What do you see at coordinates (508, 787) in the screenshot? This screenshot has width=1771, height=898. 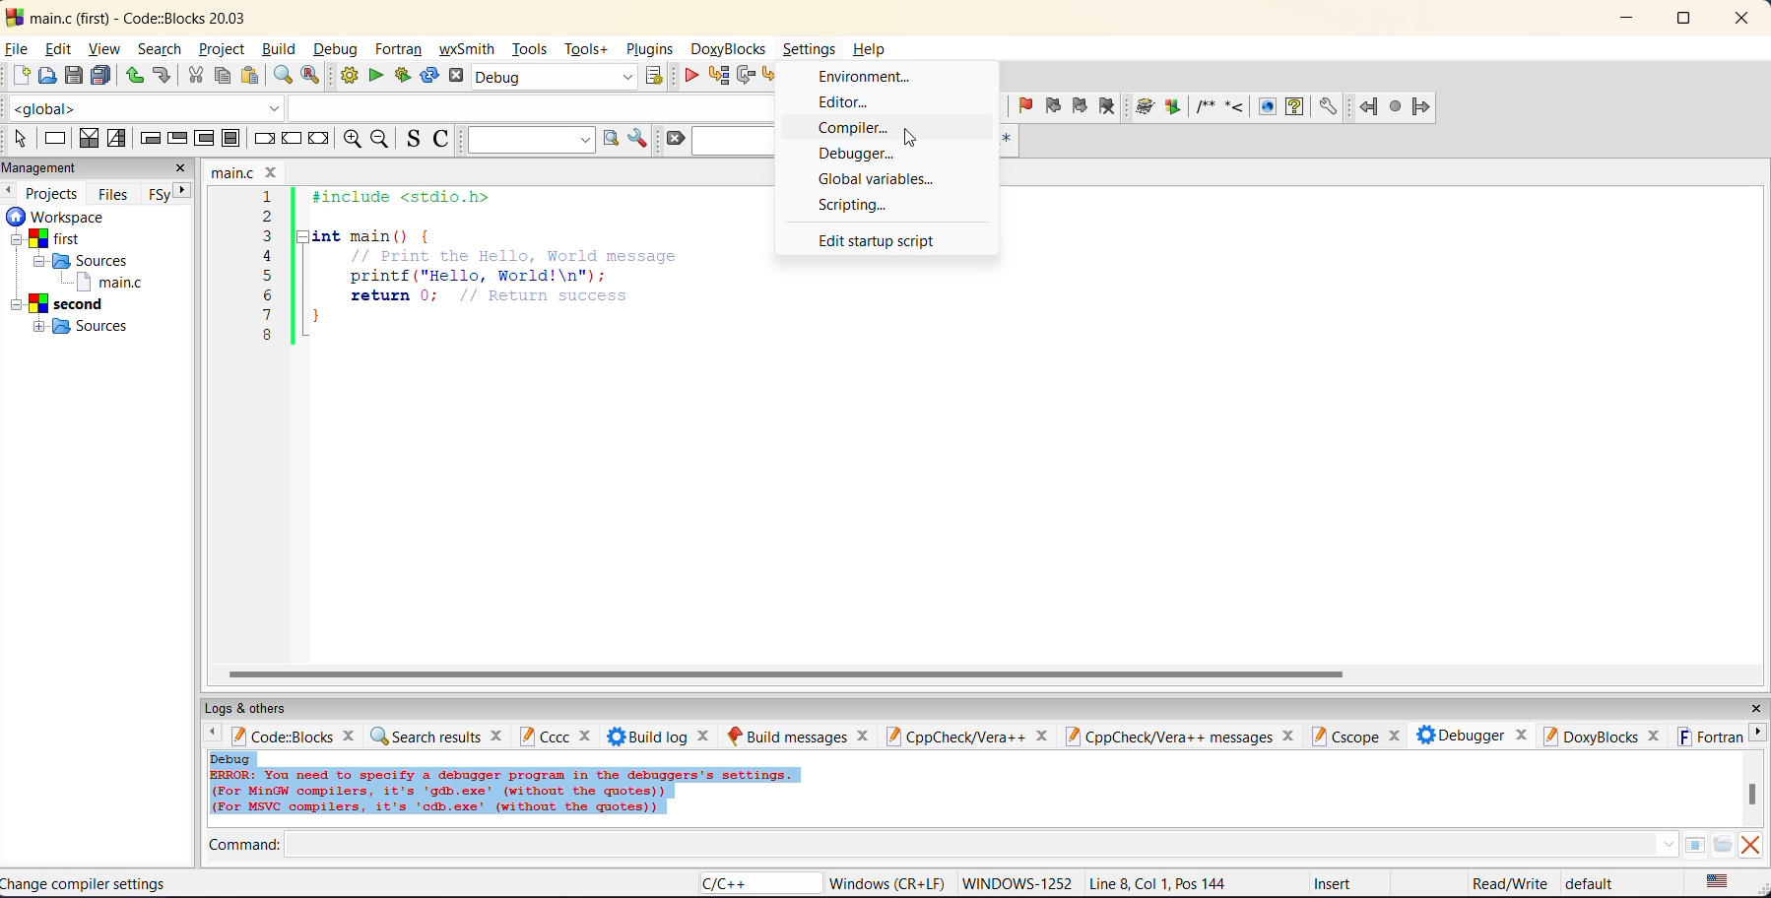 I see `Debug

ERROR: You need to specify a debugger program in the debuggers's settings.
(For MinGW compilers, it's 'gdb.exe’ (without the quotes))

(For MsVC compilers, it's 'cdb.exe' (without the quotes))` at bounding box center [508, 787].